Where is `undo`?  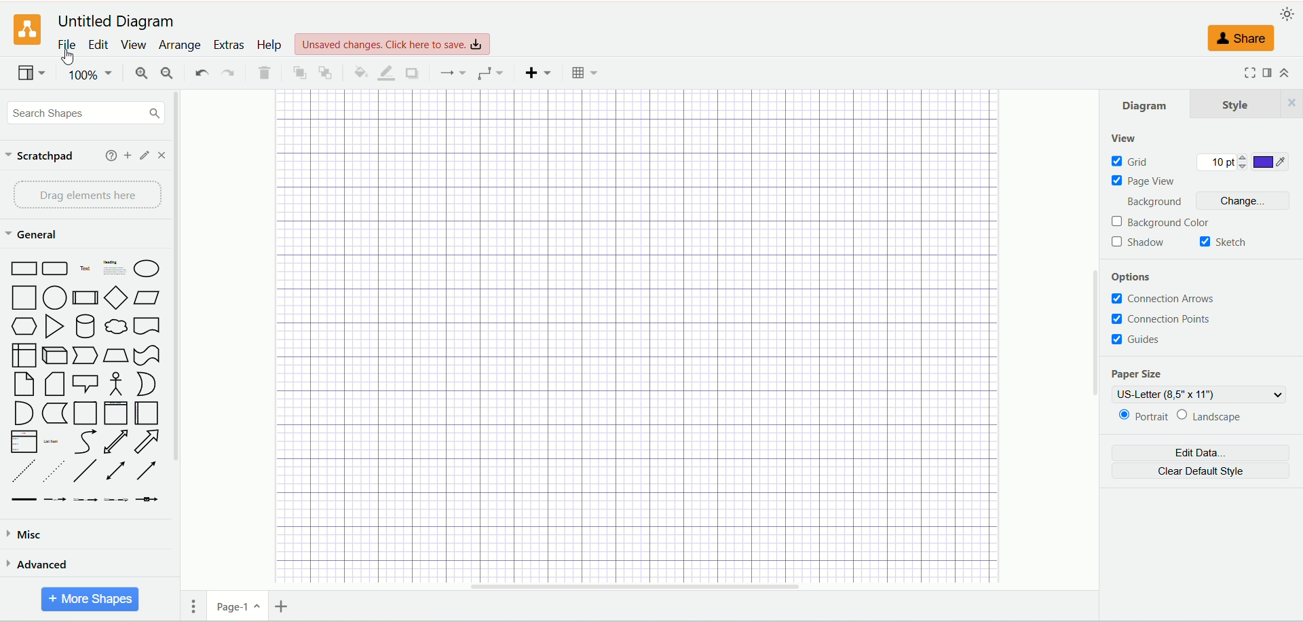
undo is located at coordinates (201, 73).